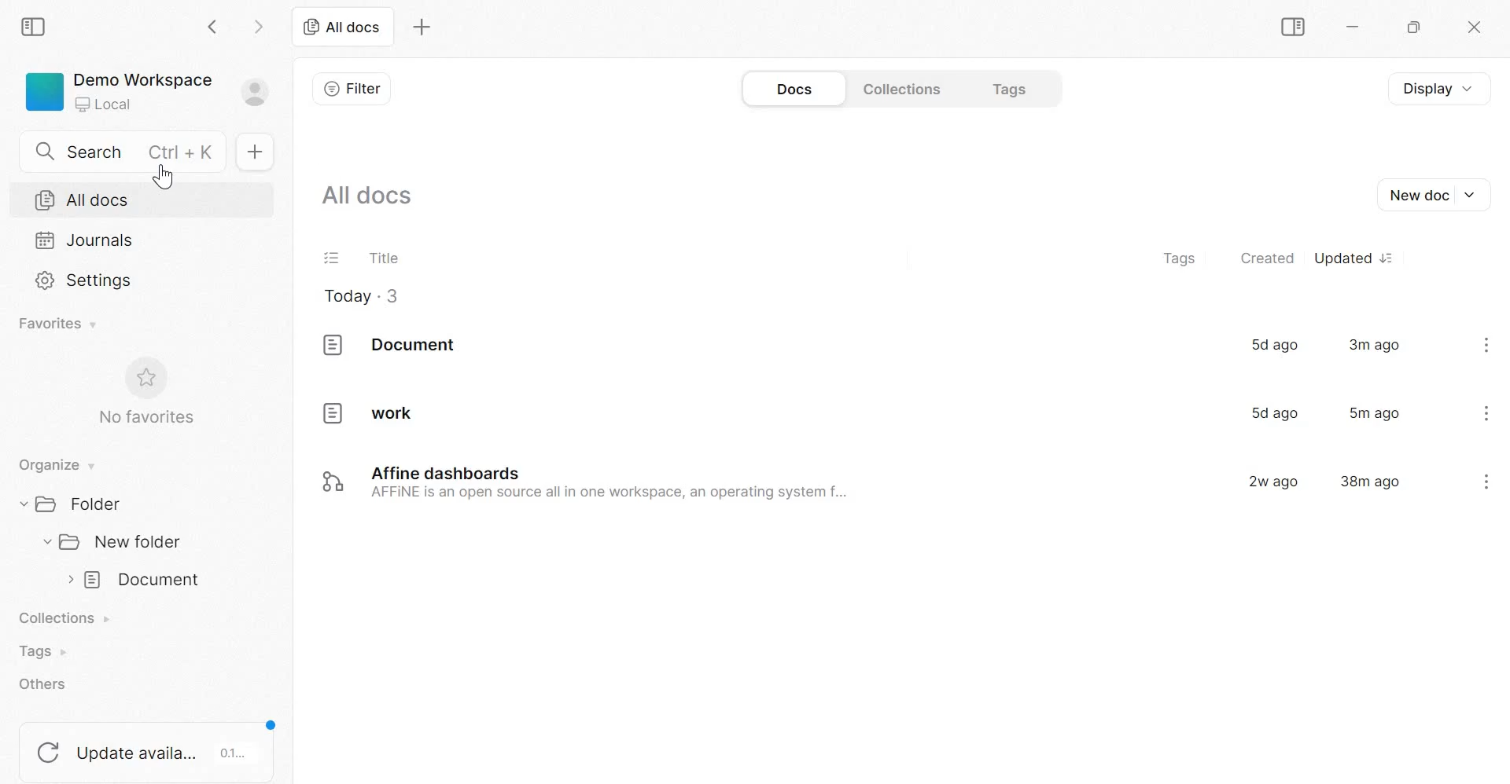 The width and height of the screenshot is (1510, 784). I want to click on 2w ago, so click(1269, 480).